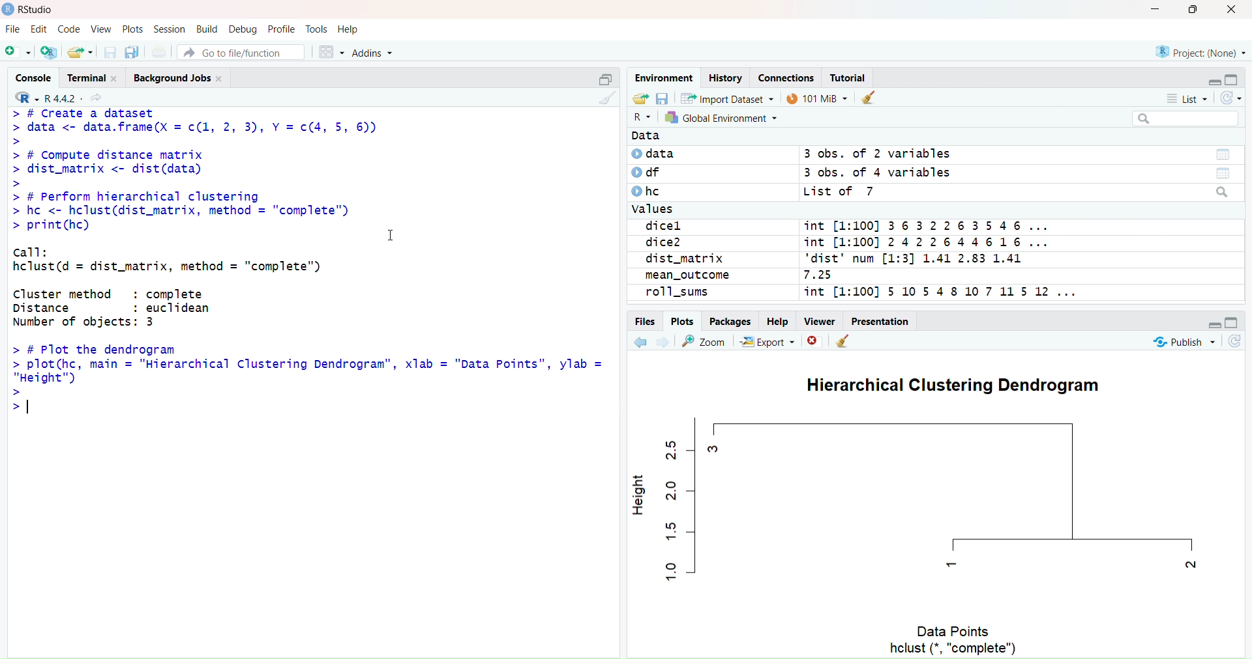 Image resolution: width=1252 pixels, height=659 pixels. Describe the element at coordinates (770, 341) in the screenshot. I see `Export` at that location.